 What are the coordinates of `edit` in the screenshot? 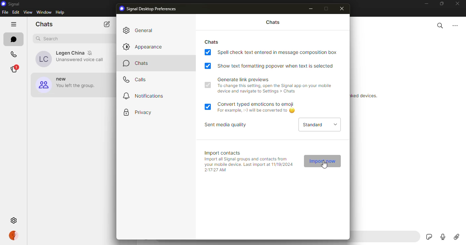 It's located at (15, 12).